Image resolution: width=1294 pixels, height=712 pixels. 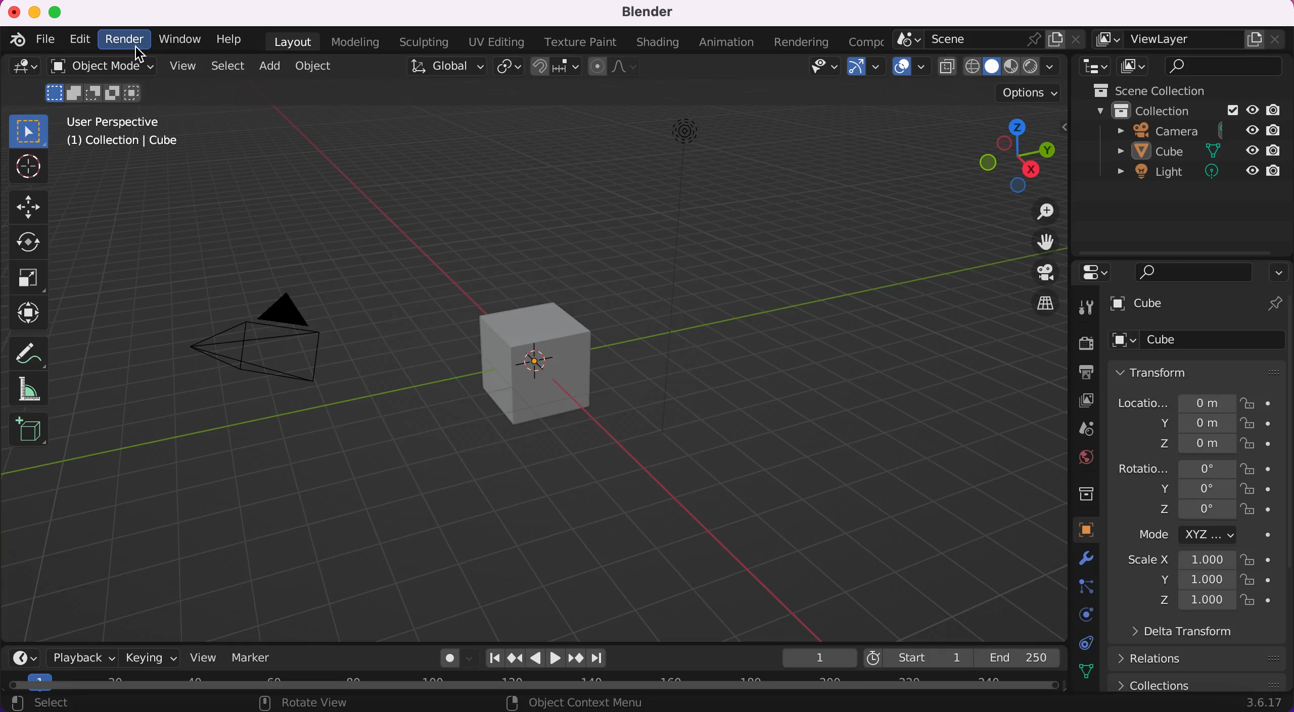 I want to click on y 0, so click(x=1184, y=488).